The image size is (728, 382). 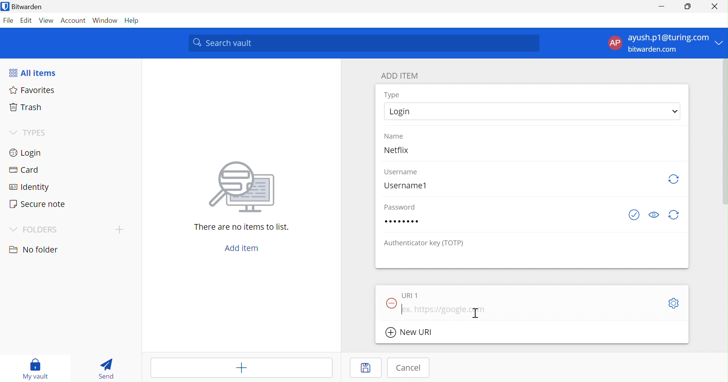 What do you see at coordinates (654, 215) in the screenshot?
I see `Toggle visibility` at bounding box center [654, 215].